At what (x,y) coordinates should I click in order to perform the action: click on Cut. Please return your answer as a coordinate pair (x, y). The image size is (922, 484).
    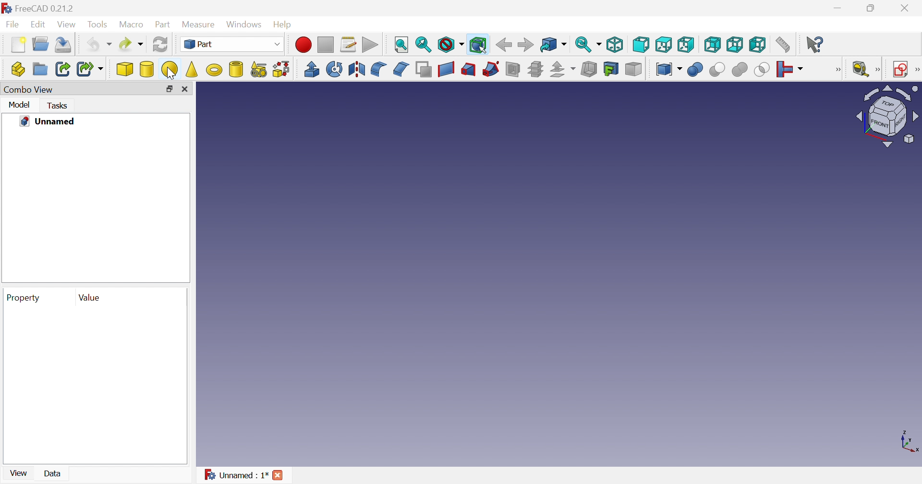
    Looking at the image, I should click on (717, 70).